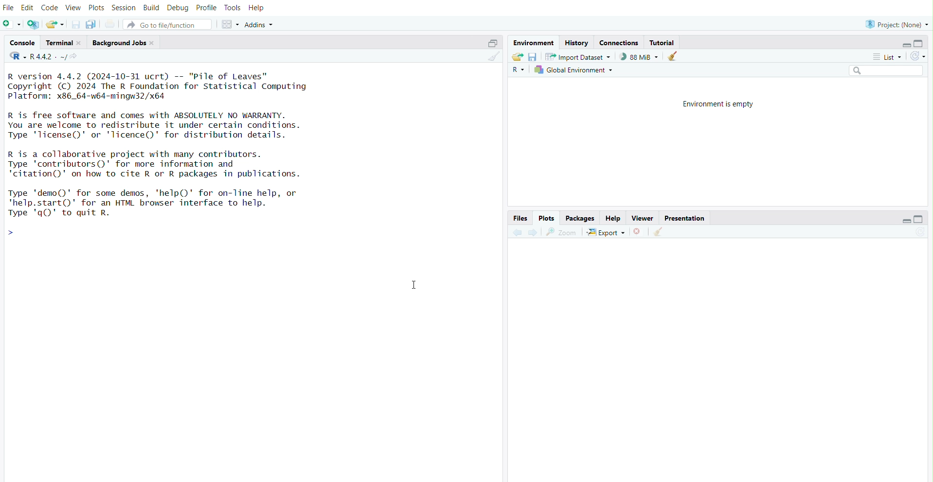 The image size is (933, 482). I want to click on prompt cursor, so click(10, 232).